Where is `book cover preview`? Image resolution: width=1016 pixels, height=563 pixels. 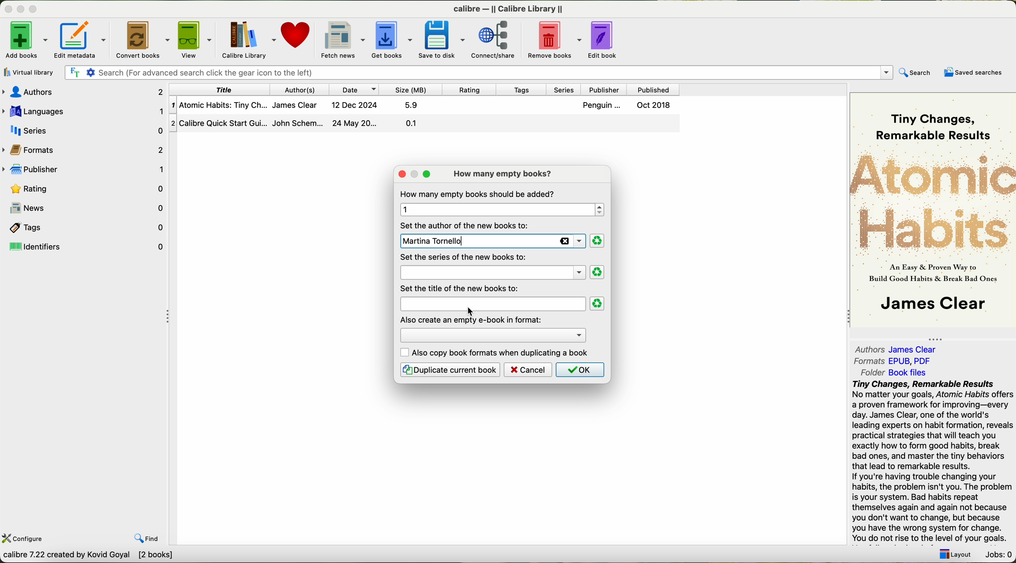
book cover preview is located at coordinates (934, 209).